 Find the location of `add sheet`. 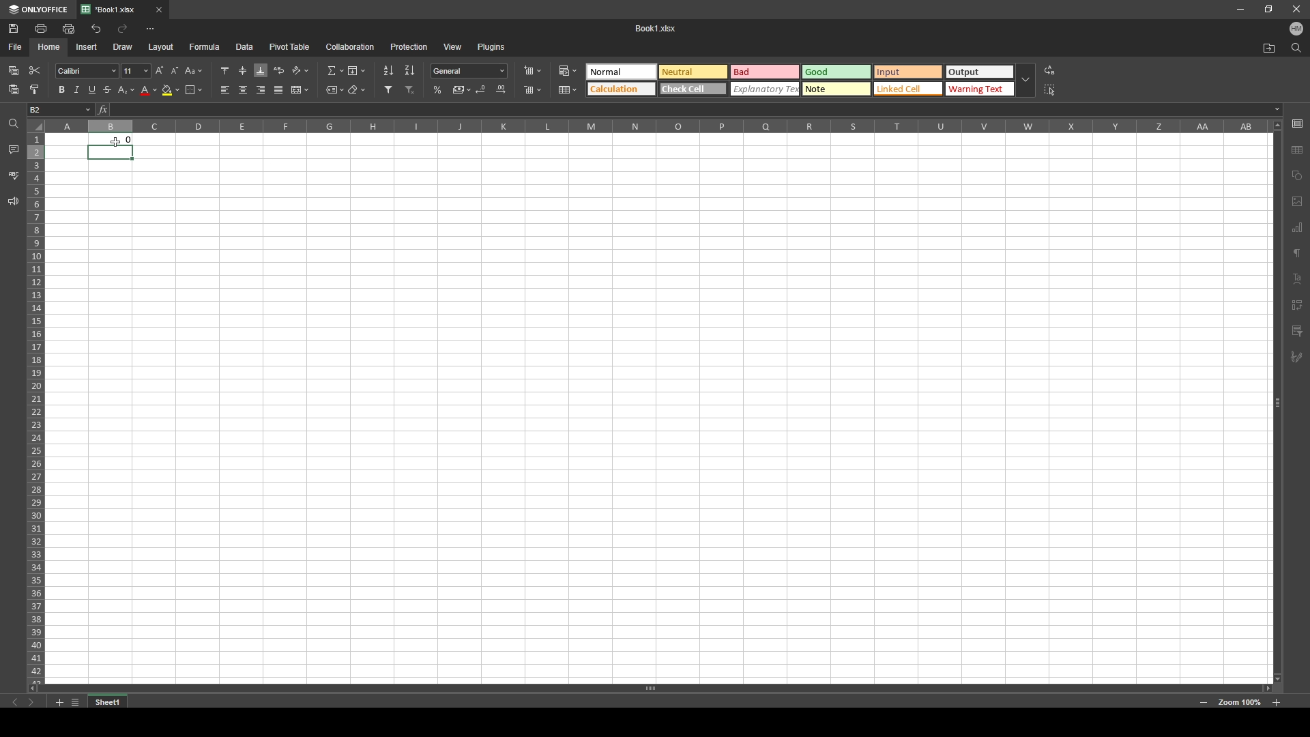

add sheet is located at coordinates (59, 702).